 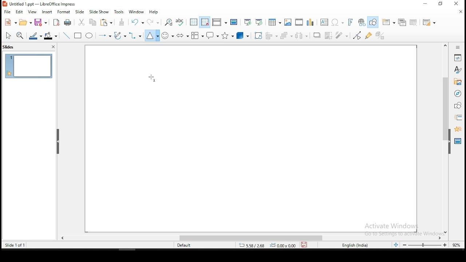 What do you see at coordinates (442, 4) in the screenshot?
I see `maximize` at bounding box center [442, 4].